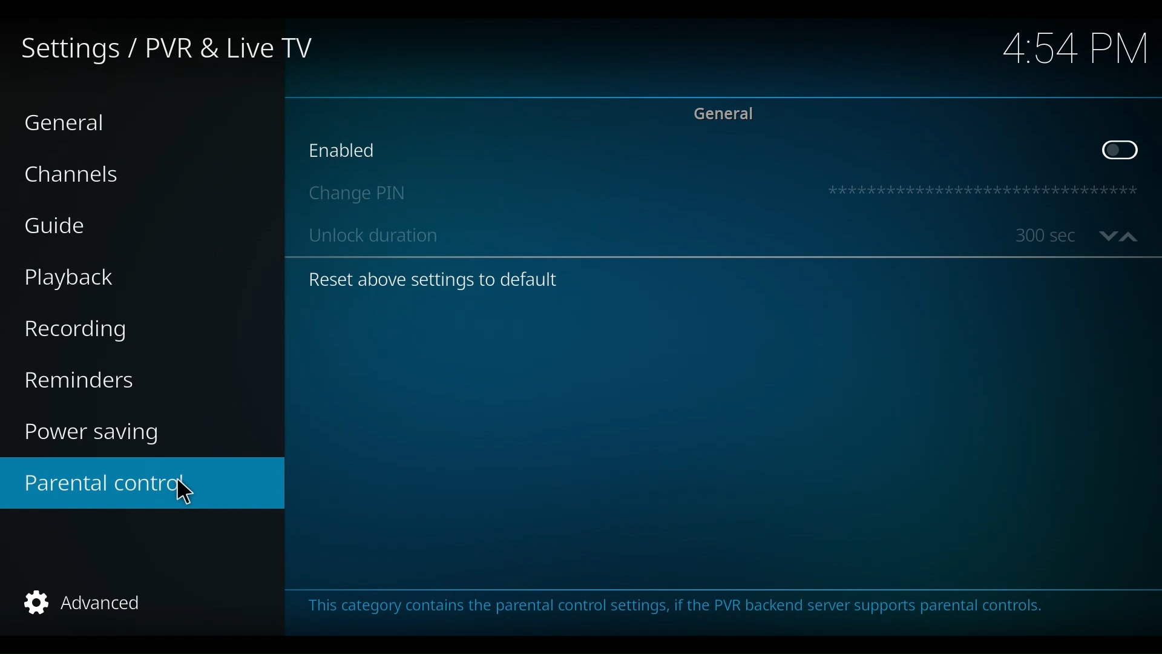 The image size is (1162, 654). What do you see at coordinates (84, 603) in the screenshot?
I see `Advanced` at bounding box center [84, 603].